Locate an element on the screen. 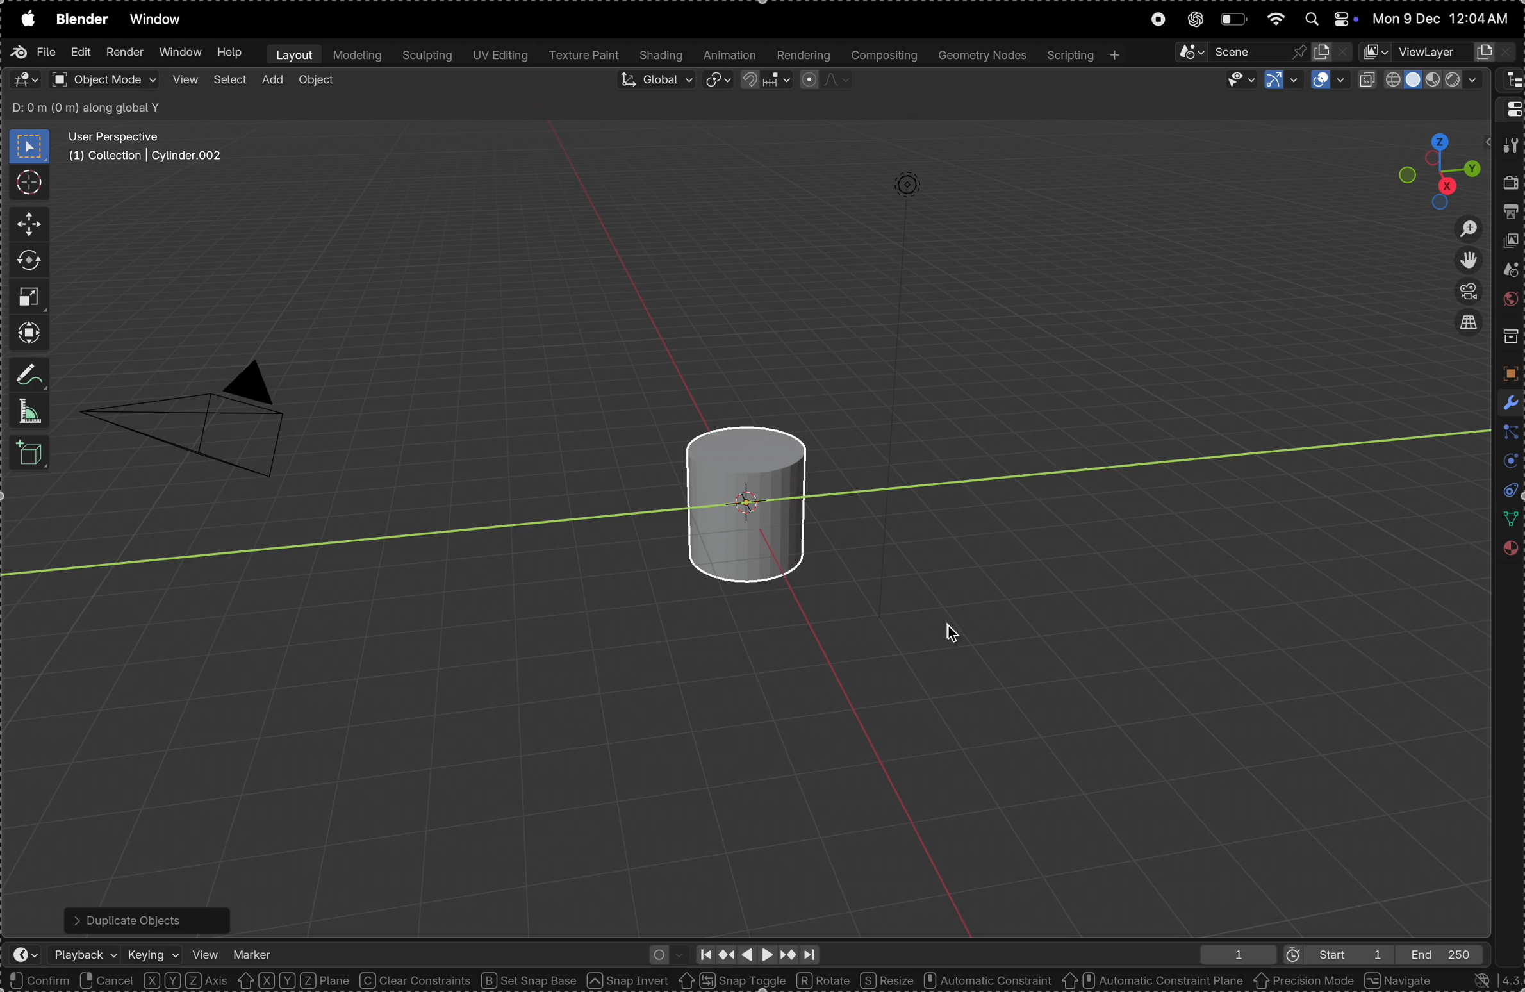 This screenshot has width=1525, height=992. vector layer is located at coordinates (1438, 52).